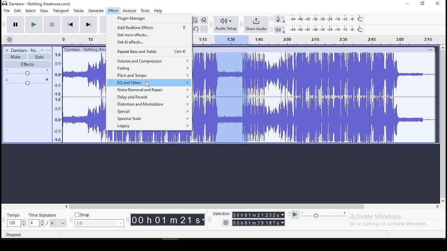 This screenshot has height=251, width=447. Describe the element at coordinates (429, 50) in the screenshot. I see `` at that location.